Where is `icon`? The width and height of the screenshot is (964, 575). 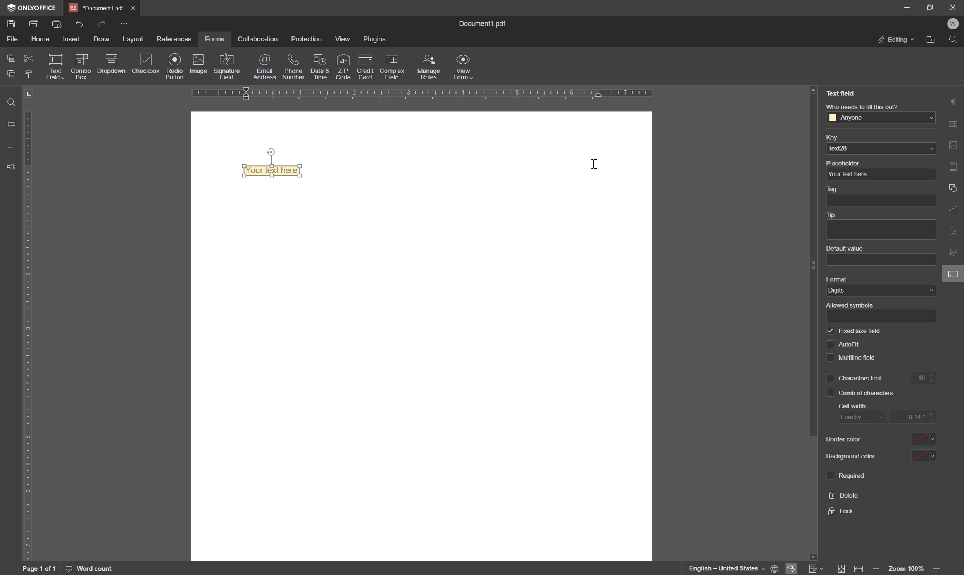
icon is located at coordinates (112, 59).